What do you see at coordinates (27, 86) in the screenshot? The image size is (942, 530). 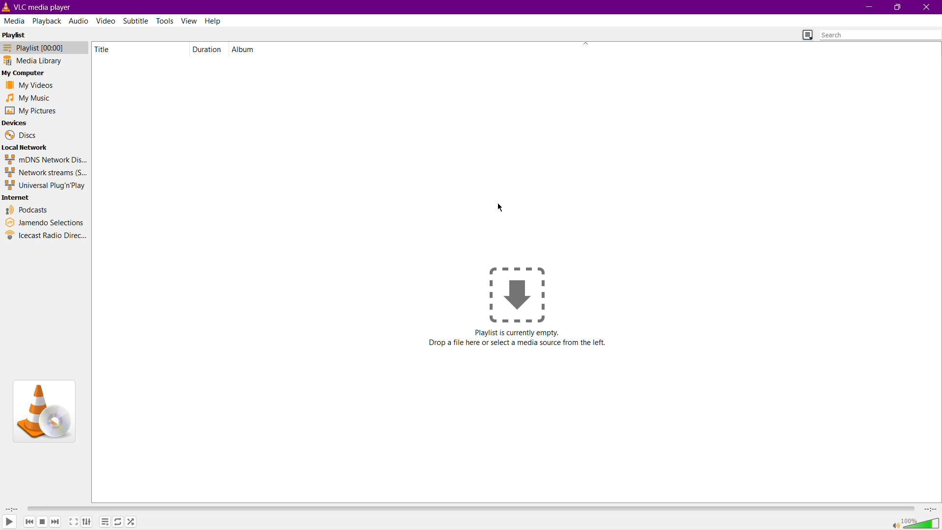 I see `My Videos` at bounding box center [27, 86].